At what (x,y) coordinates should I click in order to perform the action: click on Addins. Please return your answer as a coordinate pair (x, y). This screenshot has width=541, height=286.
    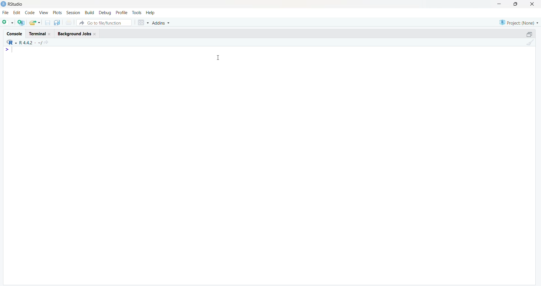
    Looking at the image, I should click on (161, 23).